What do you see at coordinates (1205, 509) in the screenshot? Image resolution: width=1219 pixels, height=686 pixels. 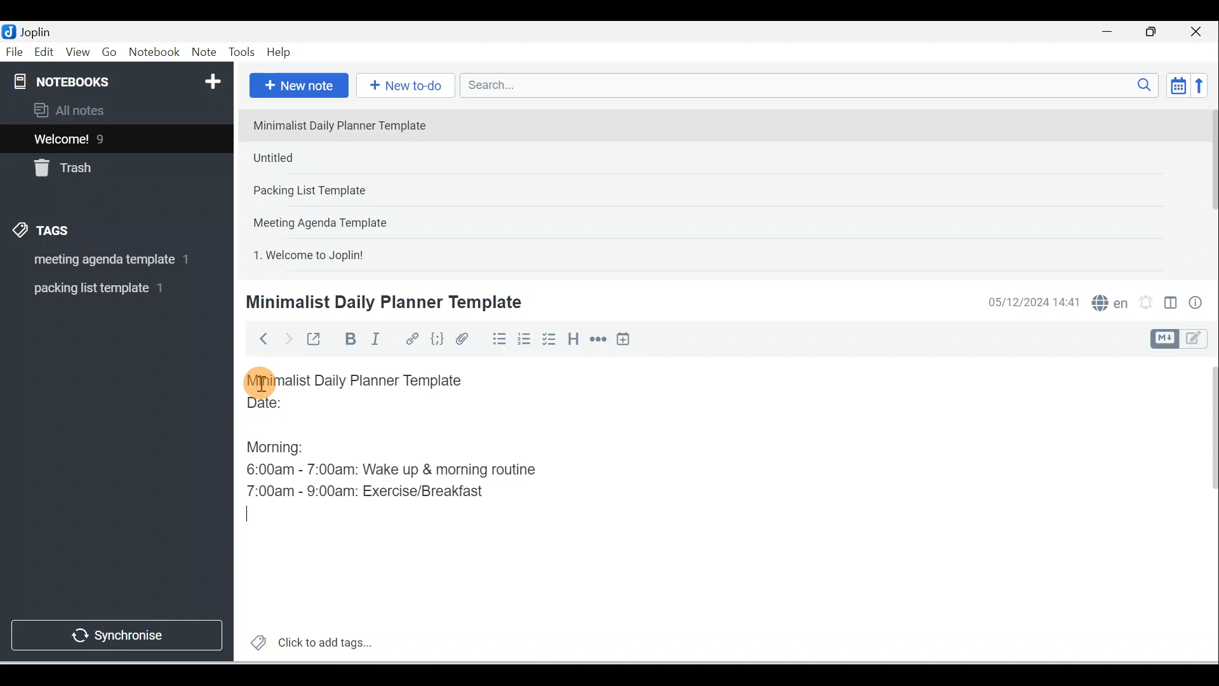 I see `Scroll bar` at bounding box center [1205, 509].